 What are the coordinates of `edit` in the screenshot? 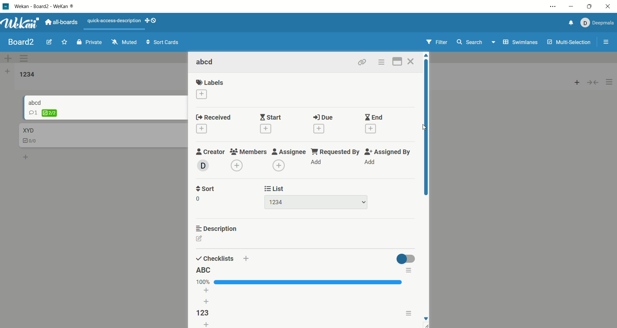 It's located at (49, 41).